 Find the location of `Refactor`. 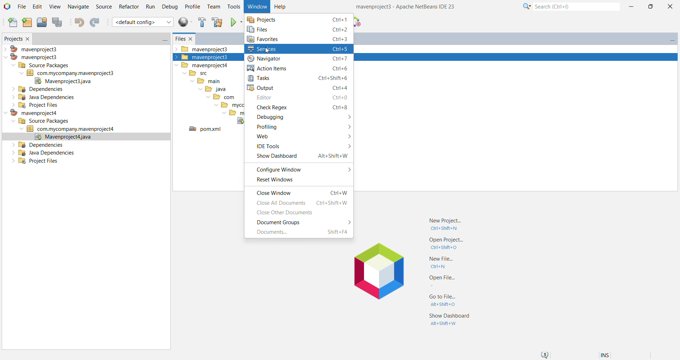

Refactor is located at coordinates (128, 7).